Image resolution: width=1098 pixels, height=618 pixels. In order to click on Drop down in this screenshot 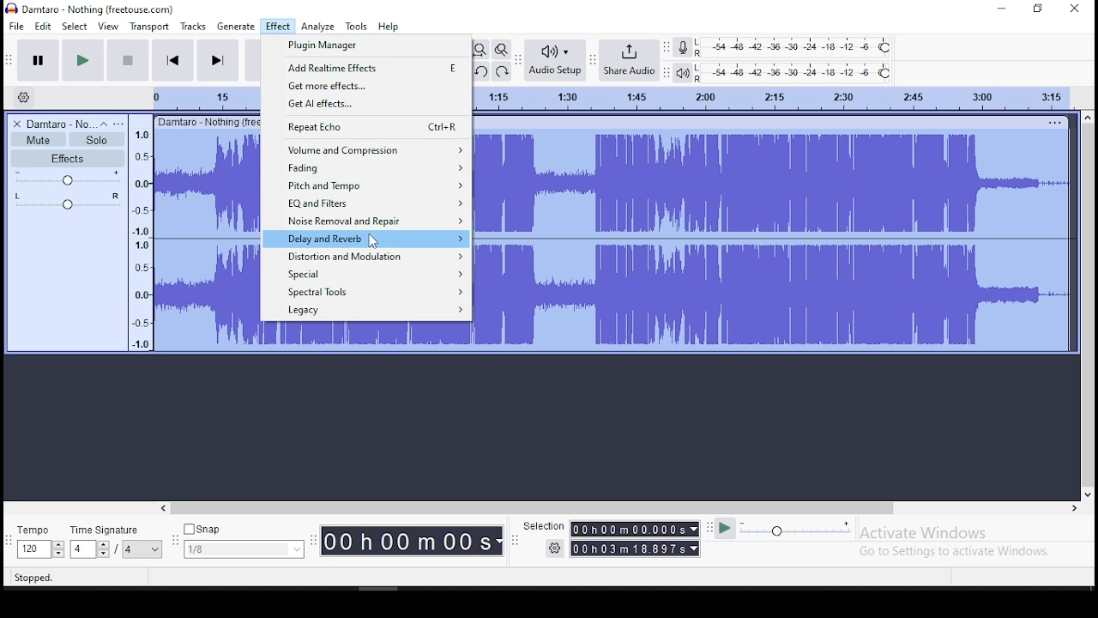, I will do `click(296, 548)`.